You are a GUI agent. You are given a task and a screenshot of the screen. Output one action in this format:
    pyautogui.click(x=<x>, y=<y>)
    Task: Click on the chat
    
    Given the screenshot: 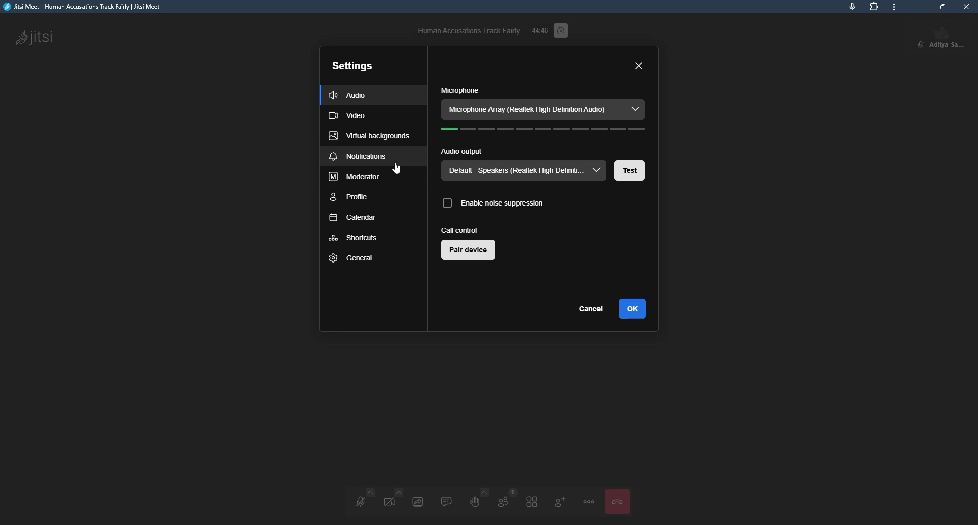 What is the action you would take?
    pyautogui.click(x=444, y=500)
    